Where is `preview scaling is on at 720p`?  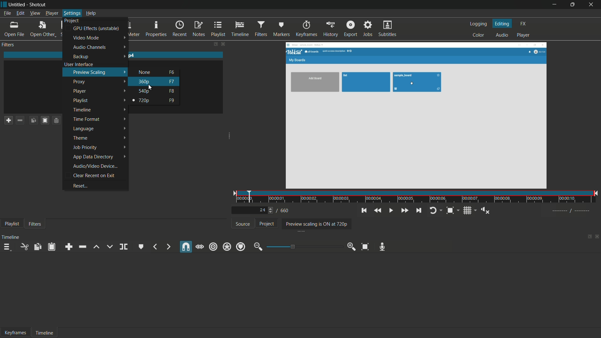
preview scaling is on at 720p is located at coordinates (315, 224).